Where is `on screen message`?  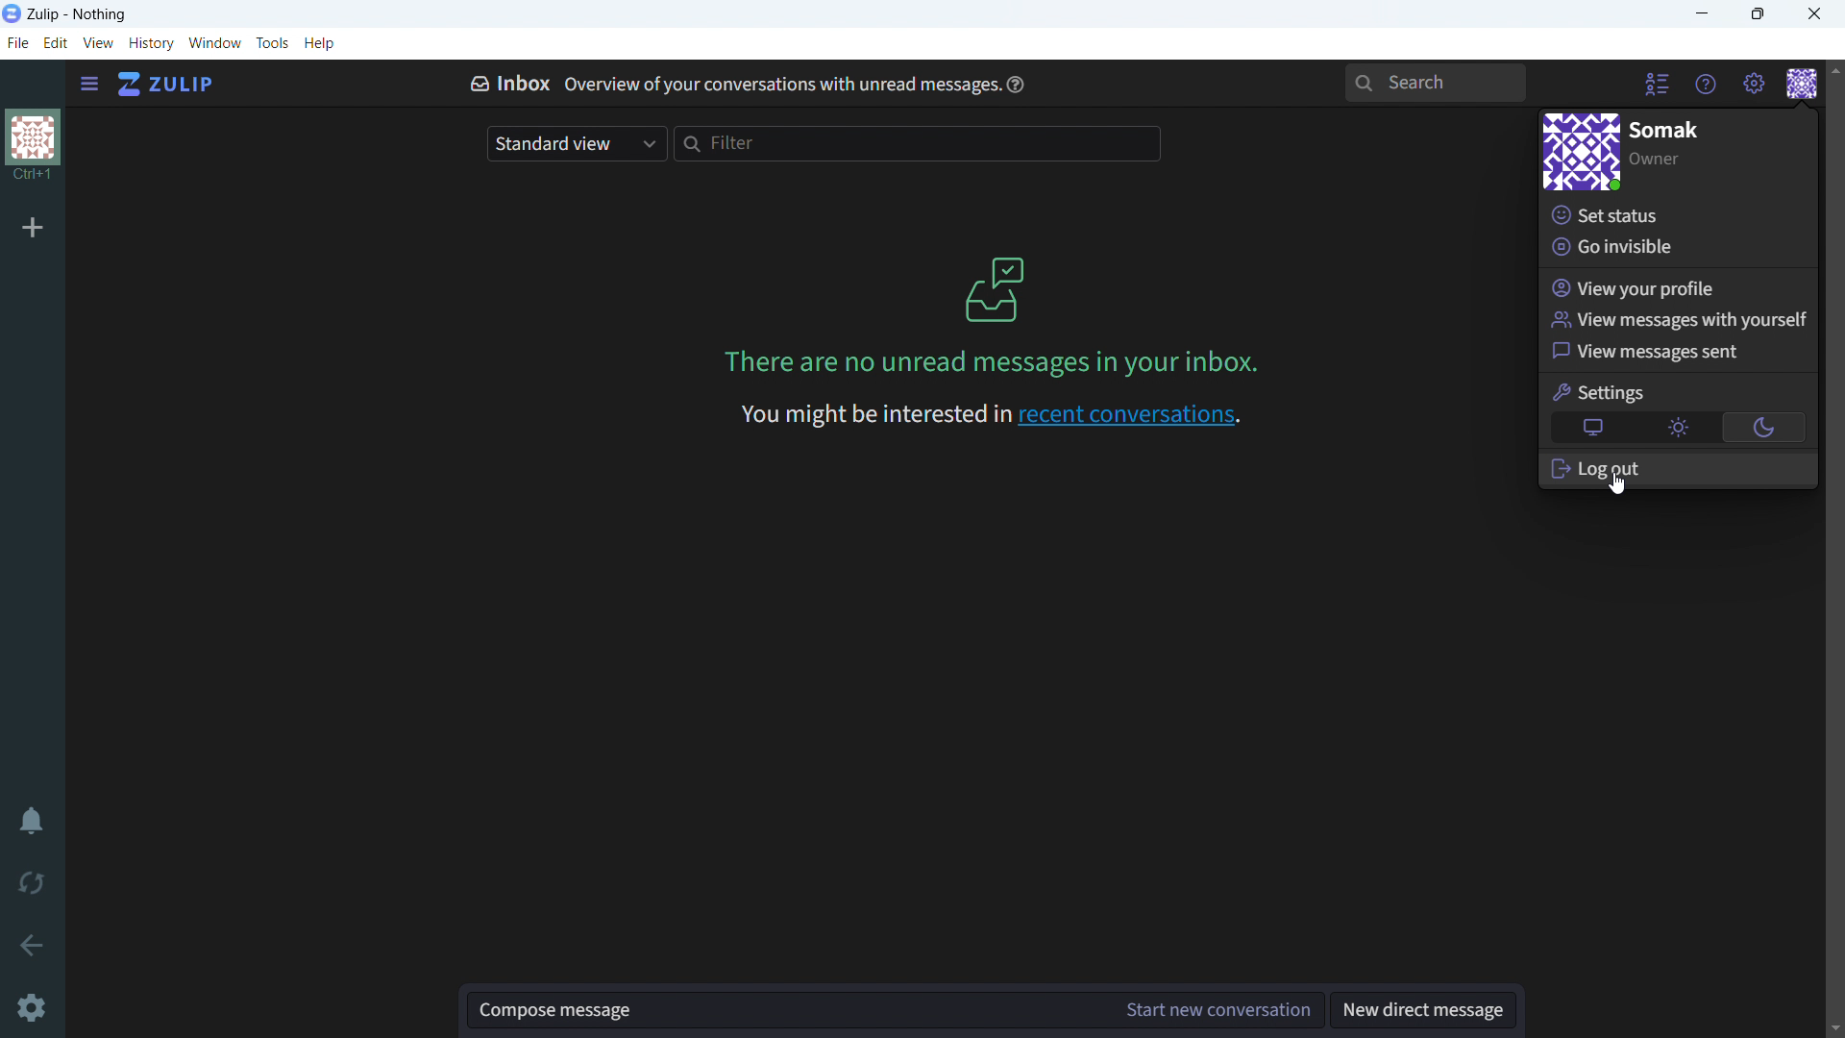
on screen message is located at coordinates (986, 316).